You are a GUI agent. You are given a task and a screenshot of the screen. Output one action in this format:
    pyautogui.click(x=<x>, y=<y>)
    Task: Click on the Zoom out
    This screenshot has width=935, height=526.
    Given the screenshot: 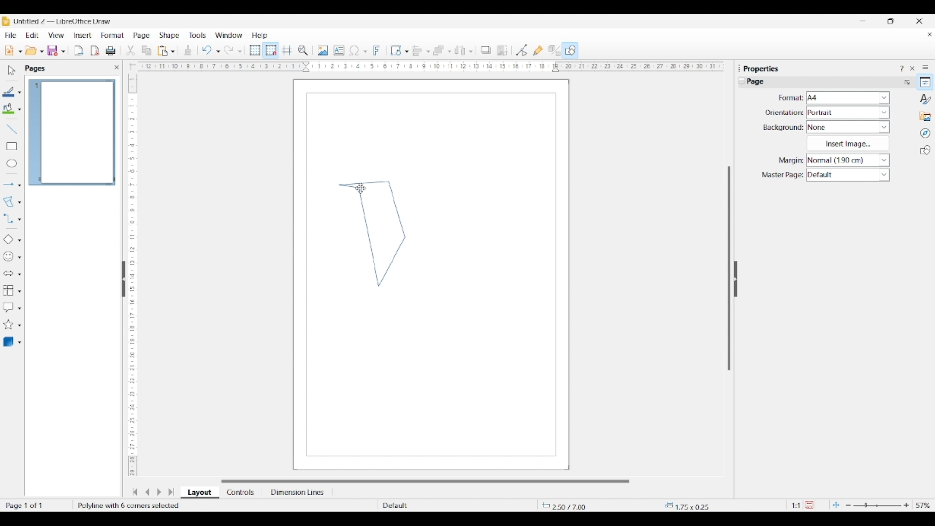 What is the action you would take?
    pyautogui.click(x=848, y=506)
    